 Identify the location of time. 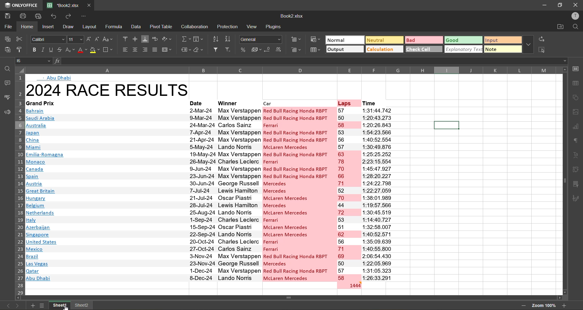
(375, 102).